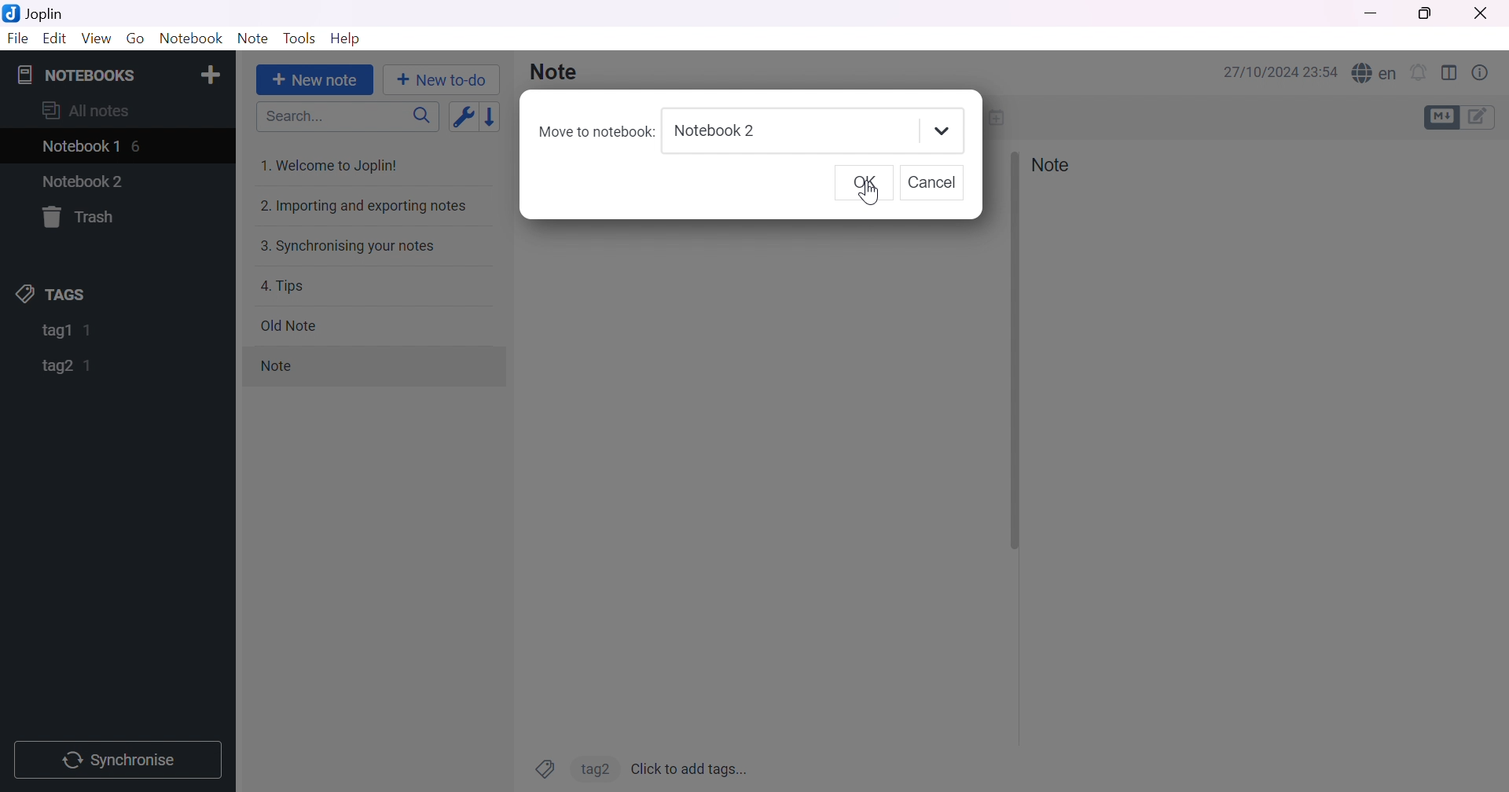  I want to click on Old note, so click(287, 325).